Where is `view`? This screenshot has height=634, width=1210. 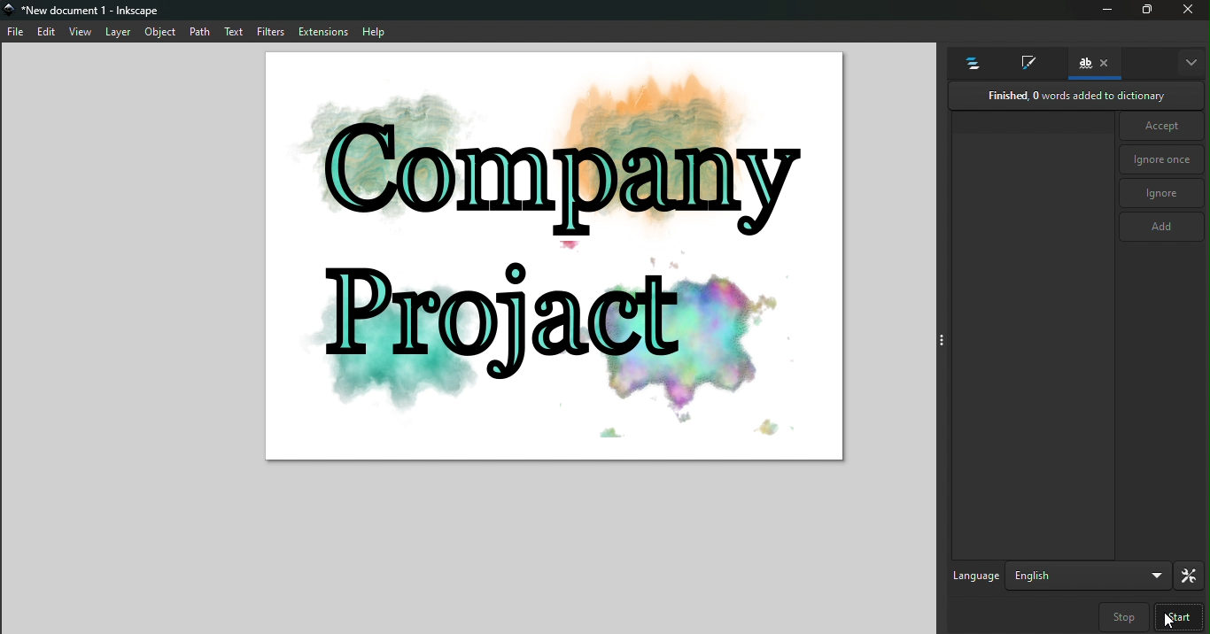
view is located at coordinates (81, 33).